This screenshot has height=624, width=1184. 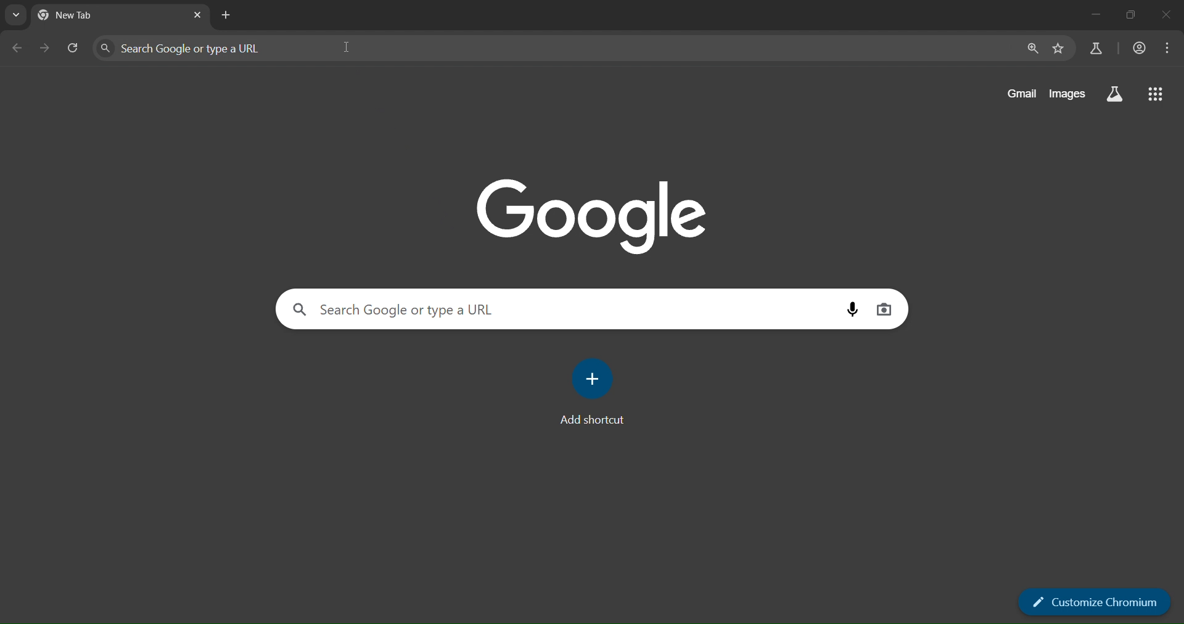 I want to click on google, so click(x=591, y=217).